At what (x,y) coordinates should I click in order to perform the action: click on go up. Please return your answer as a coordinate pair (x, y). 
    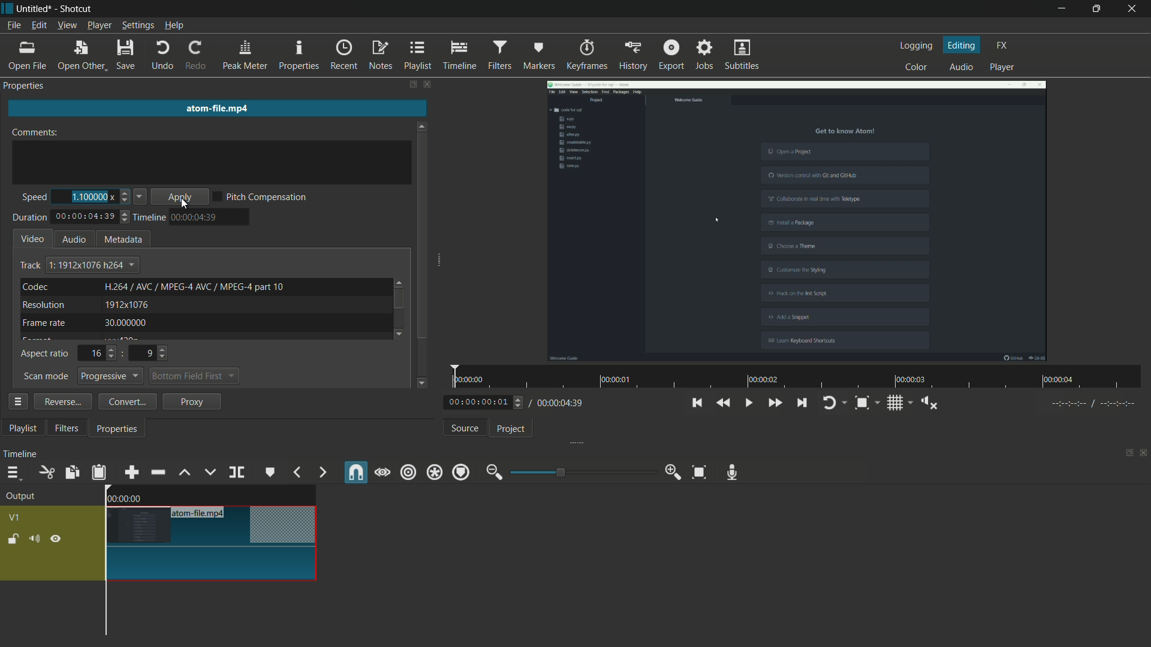
    Looking at the image, I should click on (423, 123).